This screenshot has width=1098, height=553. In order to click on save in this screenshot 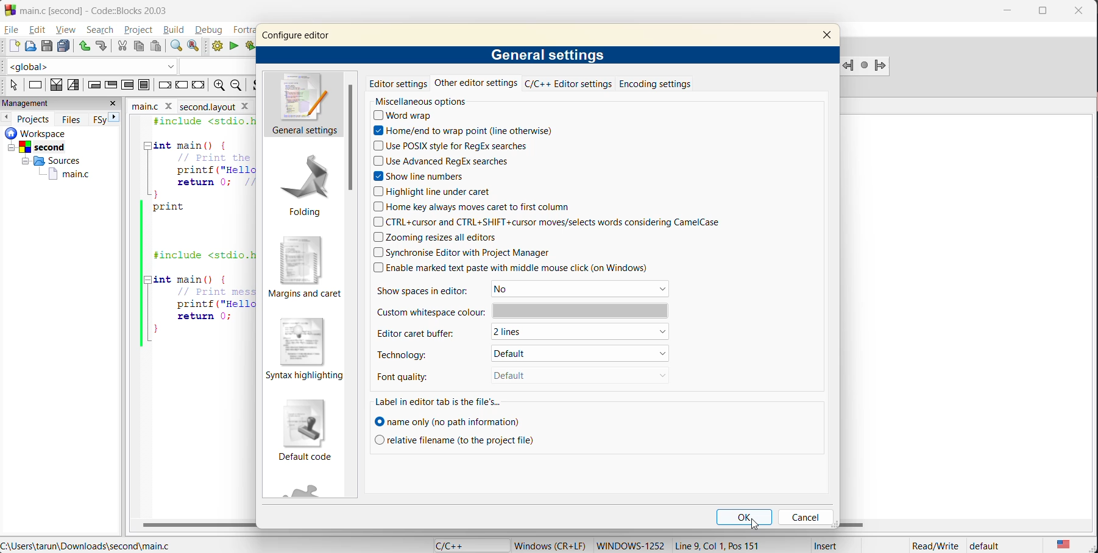, I will do `click(47, 46)`.